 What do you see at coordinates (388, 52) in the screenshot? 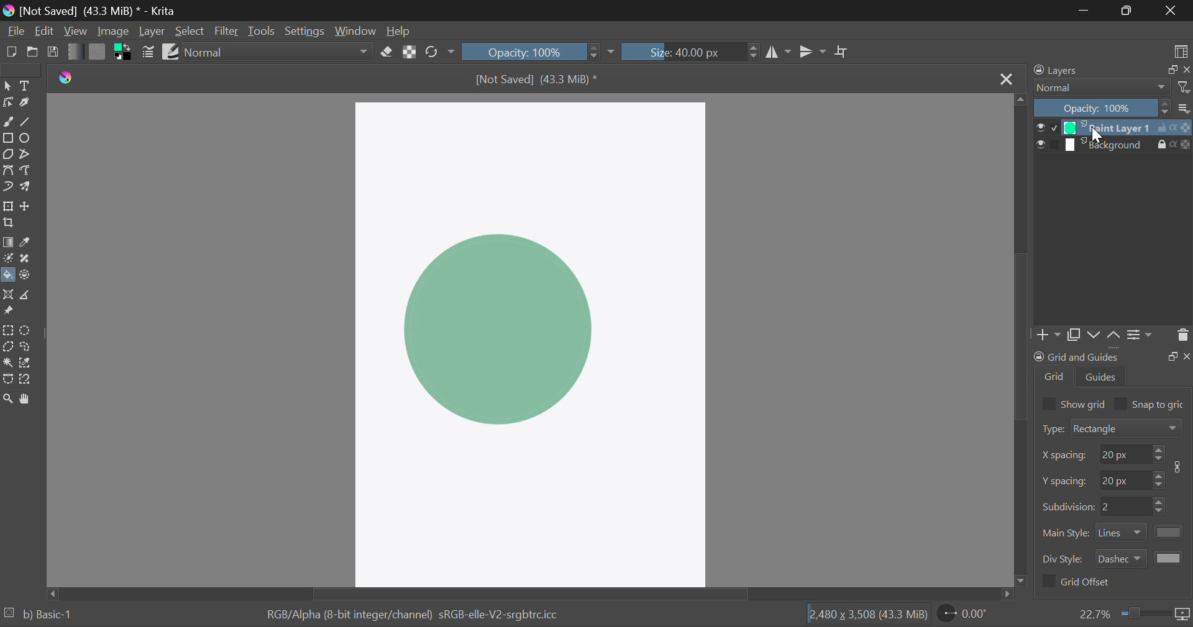
I see `Eraser` at bounding box center [388, 52].